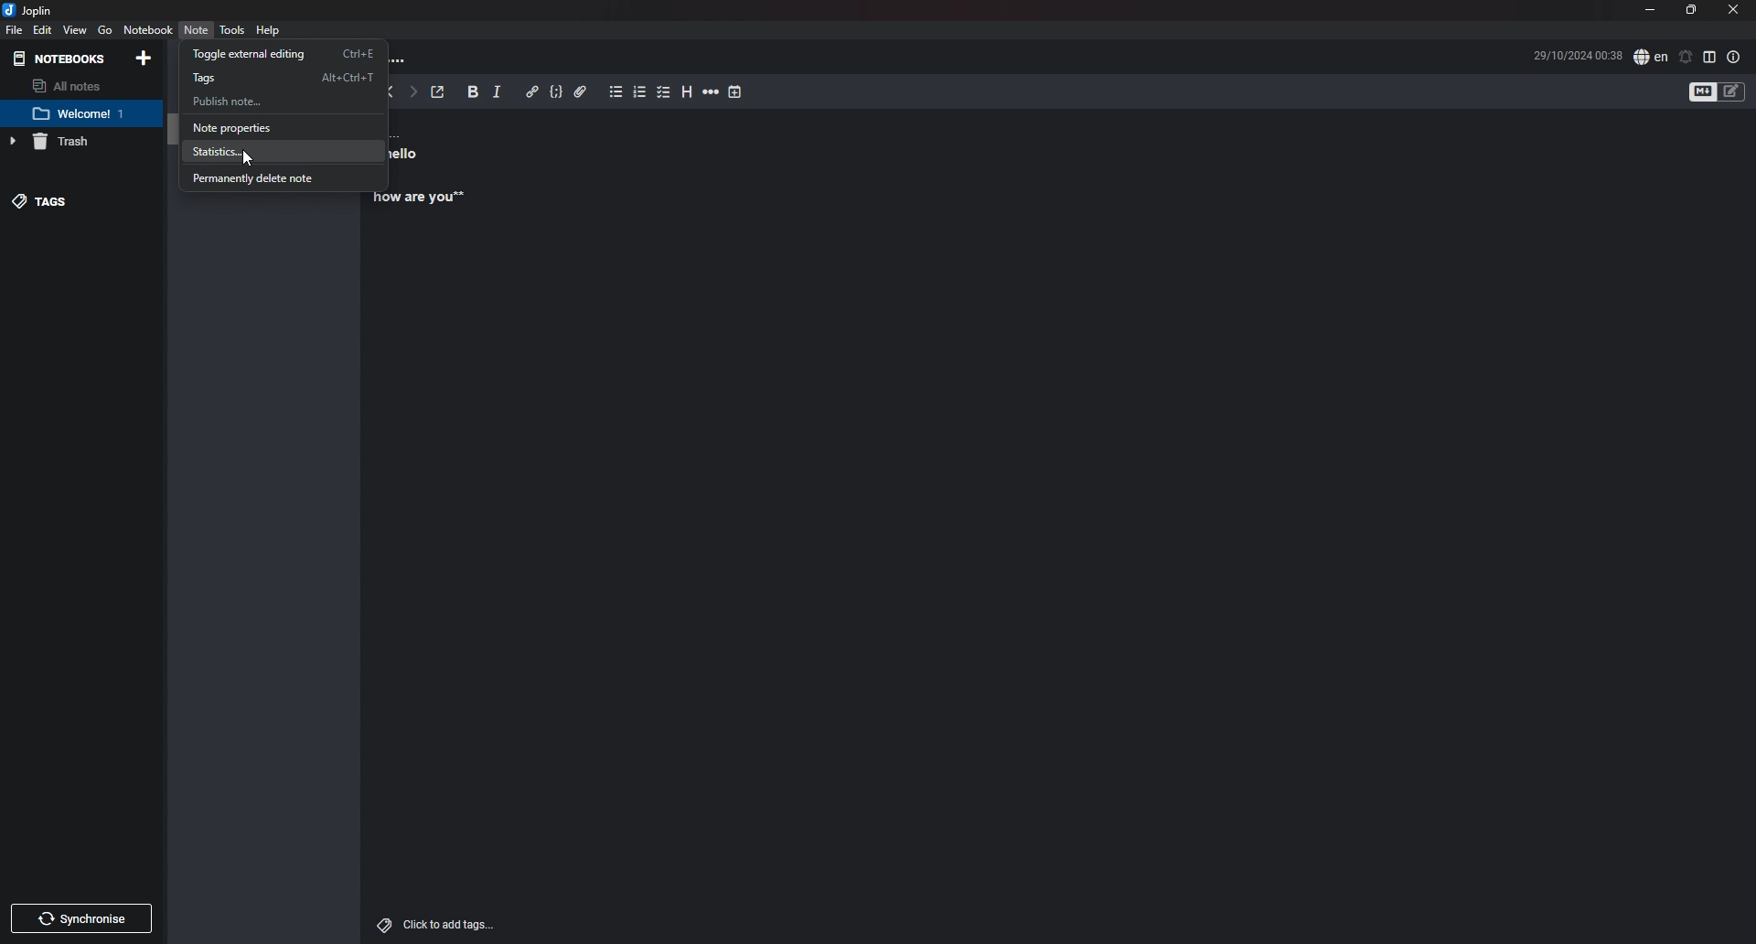 The image size is (1756, 944). I want to click on bold, so click(475, 93).